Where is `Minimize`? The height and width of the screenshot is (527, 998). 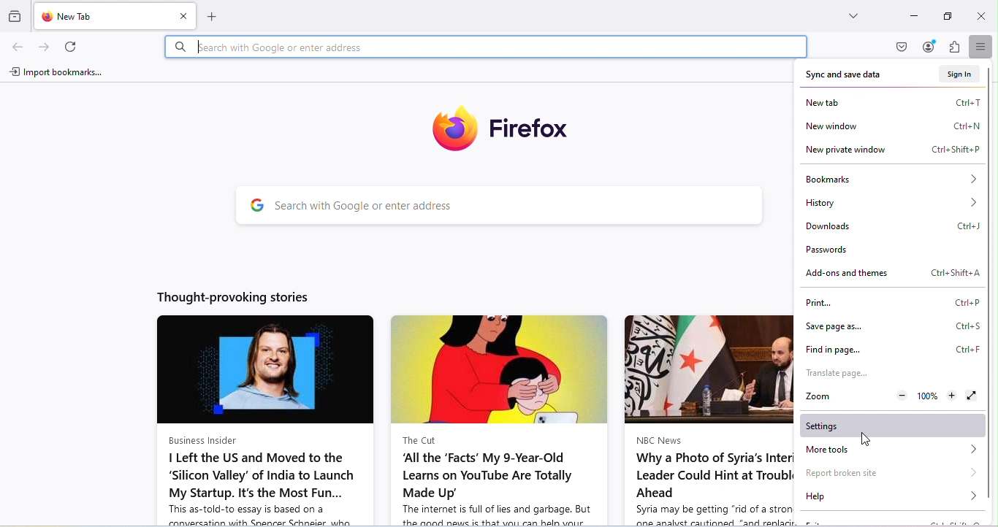
Minimize is located at coordinates (913, 18).